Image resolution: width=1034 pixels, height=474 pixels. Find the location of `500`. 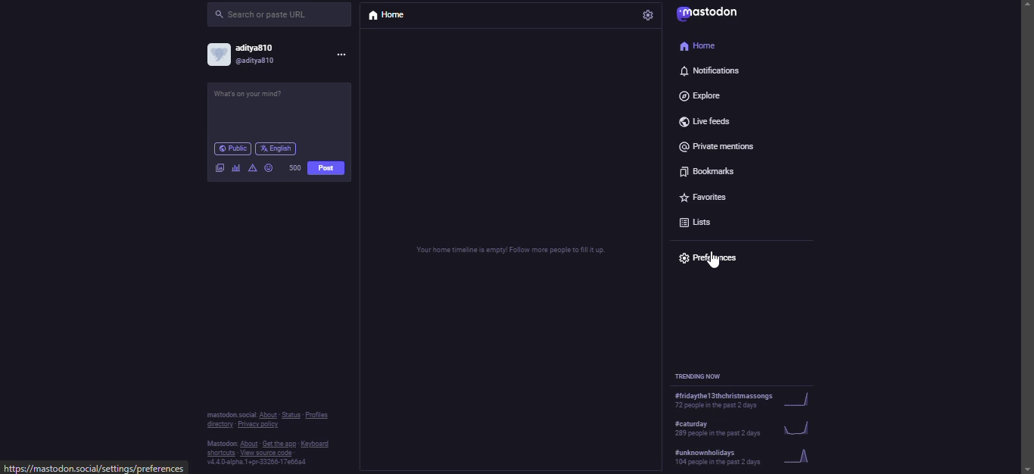

500 is located at coordinates (296, 167).